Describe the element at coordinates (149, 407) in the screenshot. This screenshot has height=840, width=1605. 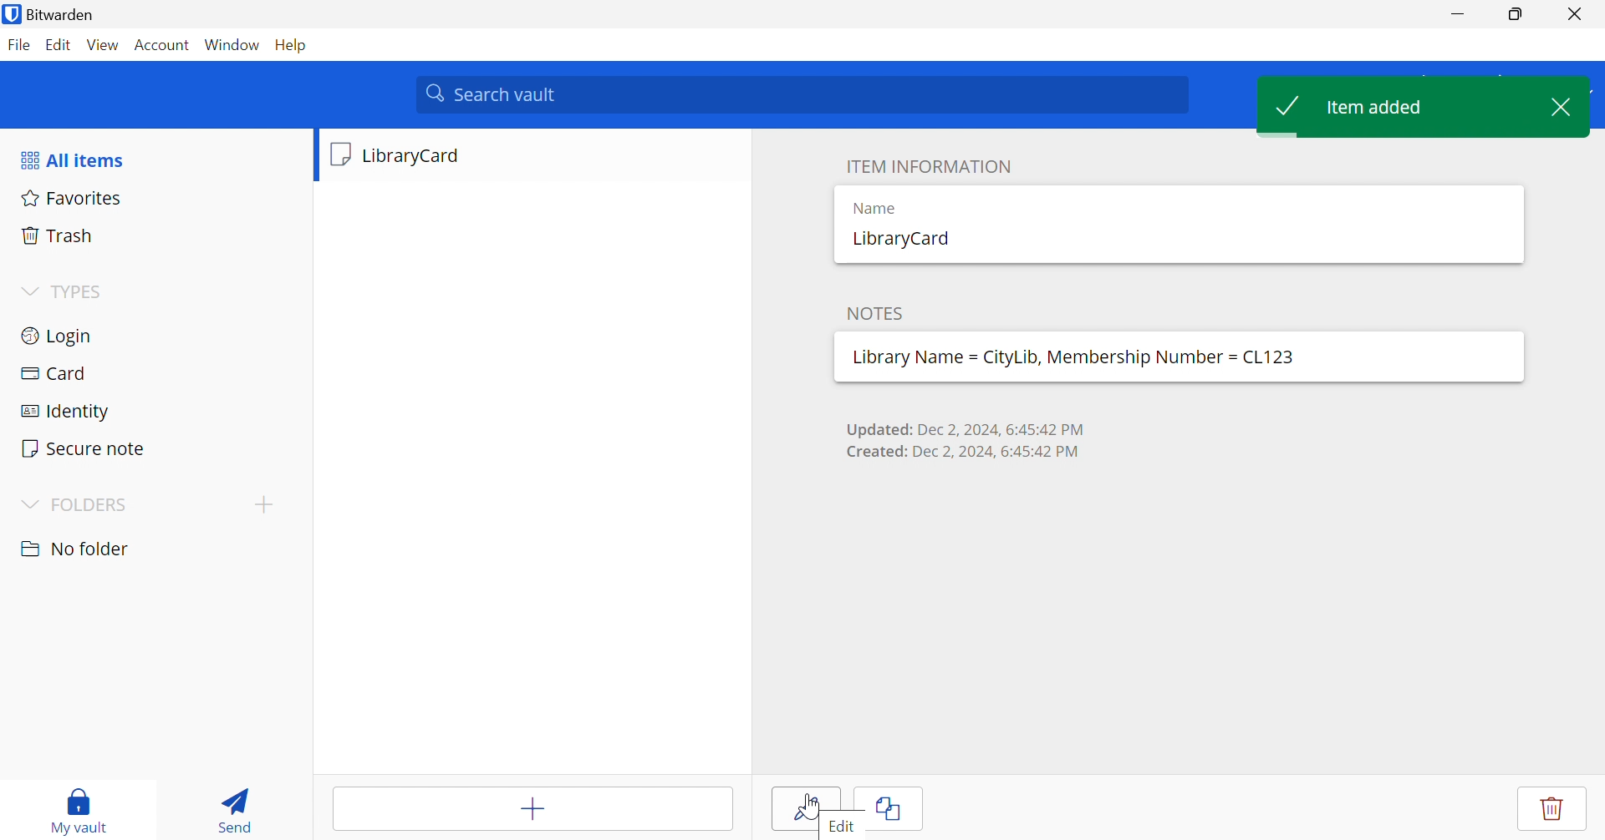
I see `Identity` at that location.